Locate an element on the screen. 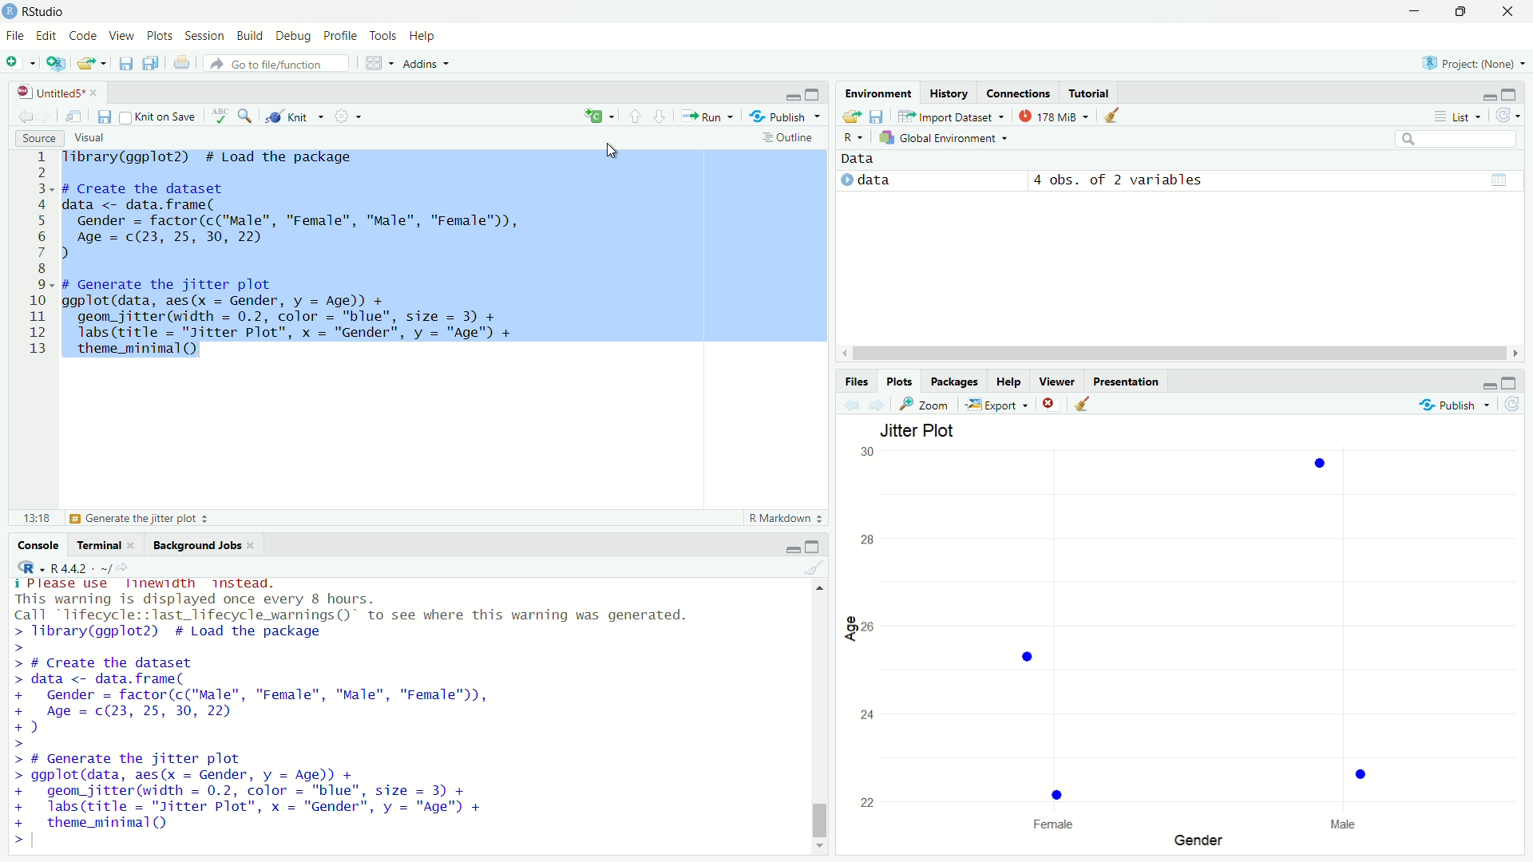 The width and height of the screenshot is (1533, 862). edit is located at coordinates (47, 37).